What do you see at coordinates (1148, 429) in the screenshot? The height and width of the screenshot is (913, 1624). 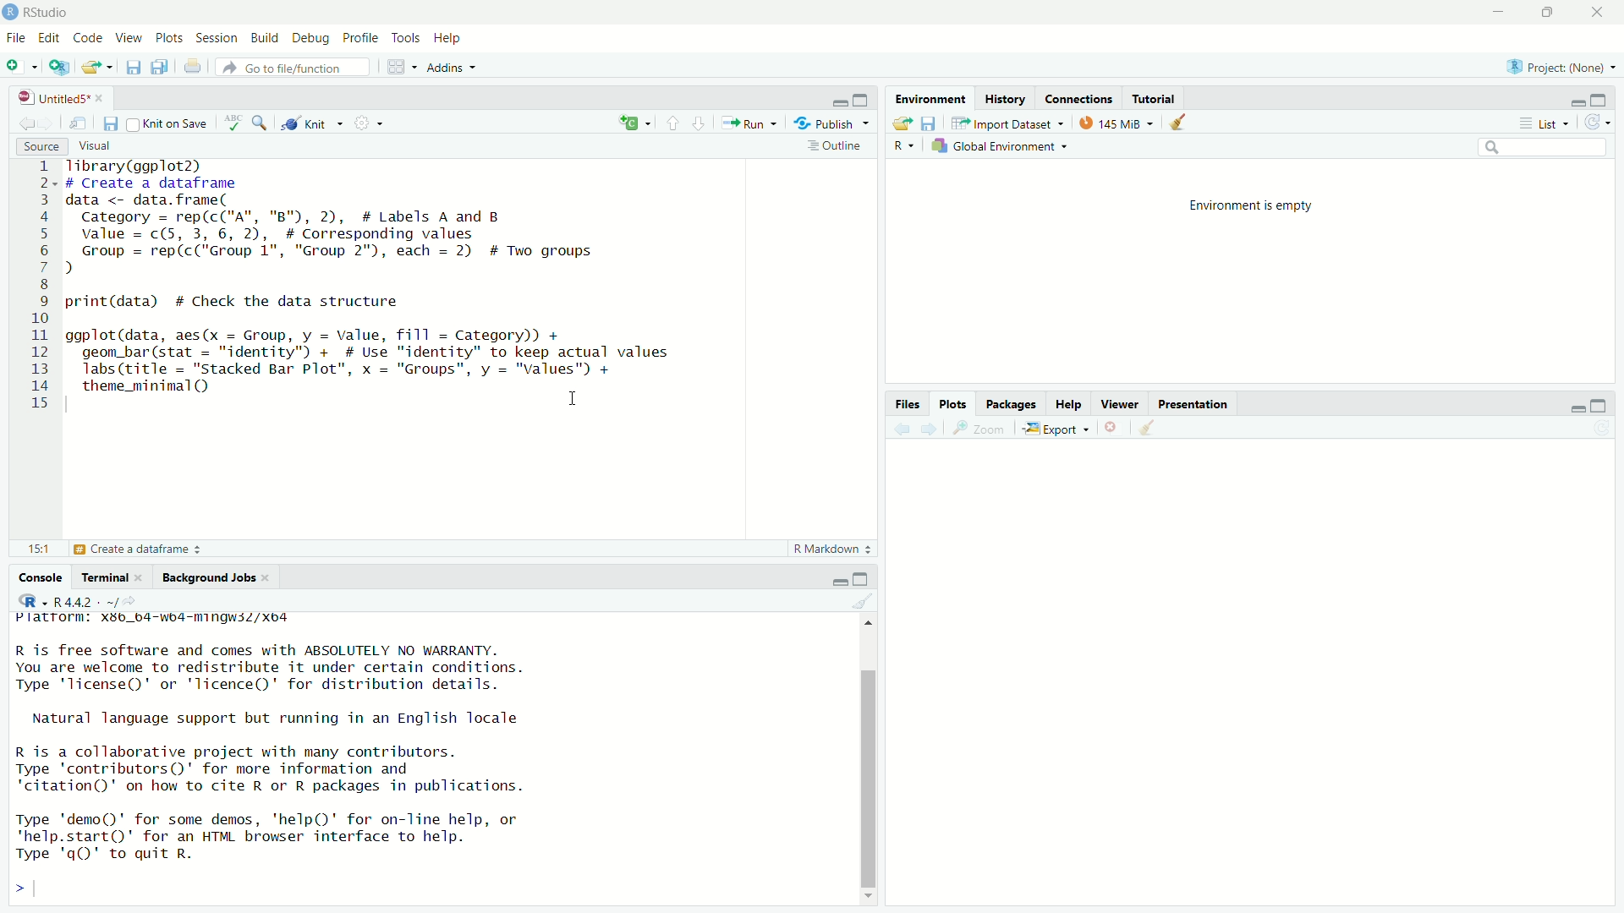 I see `Clear console (Ctrl + L)` at bounding box center [1148, 429].